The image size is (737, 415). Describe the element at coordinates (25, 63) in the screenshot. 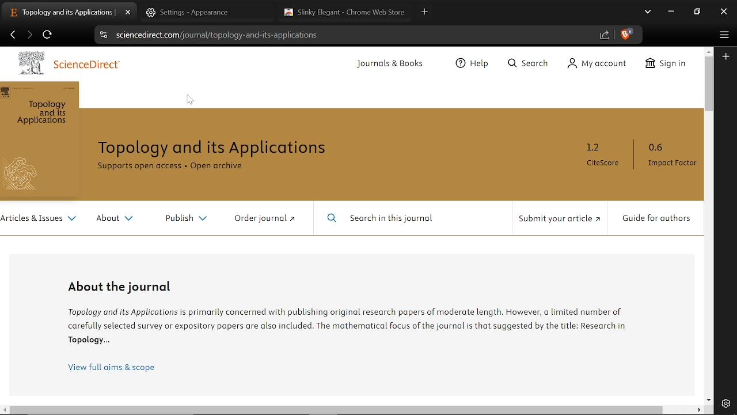

I see `Logo` at that location.